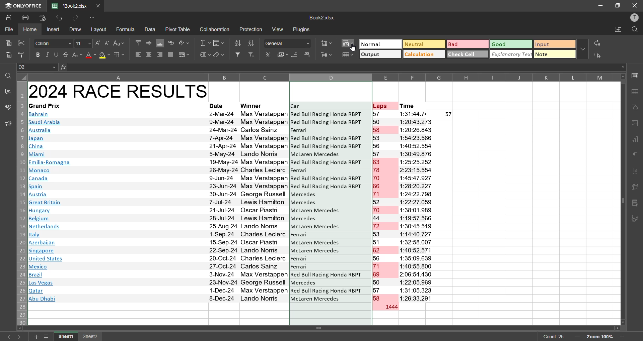 The image size is (643, 341). What do you see at coordinates (555, 44) in the screenshot?
I see `input` at bounding box center [555, 44].